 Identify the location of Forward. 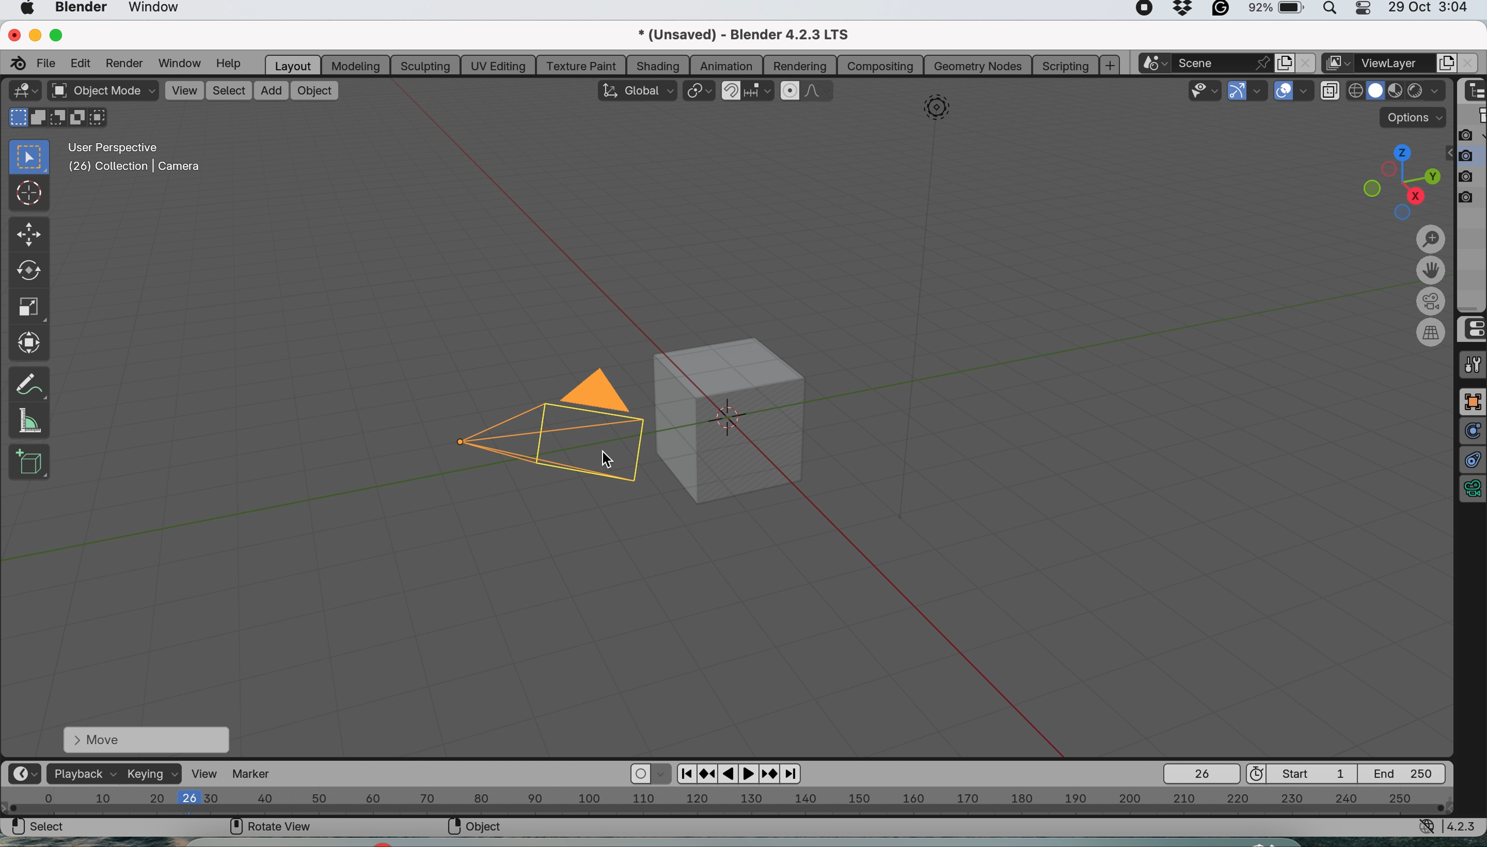
(771, 773).